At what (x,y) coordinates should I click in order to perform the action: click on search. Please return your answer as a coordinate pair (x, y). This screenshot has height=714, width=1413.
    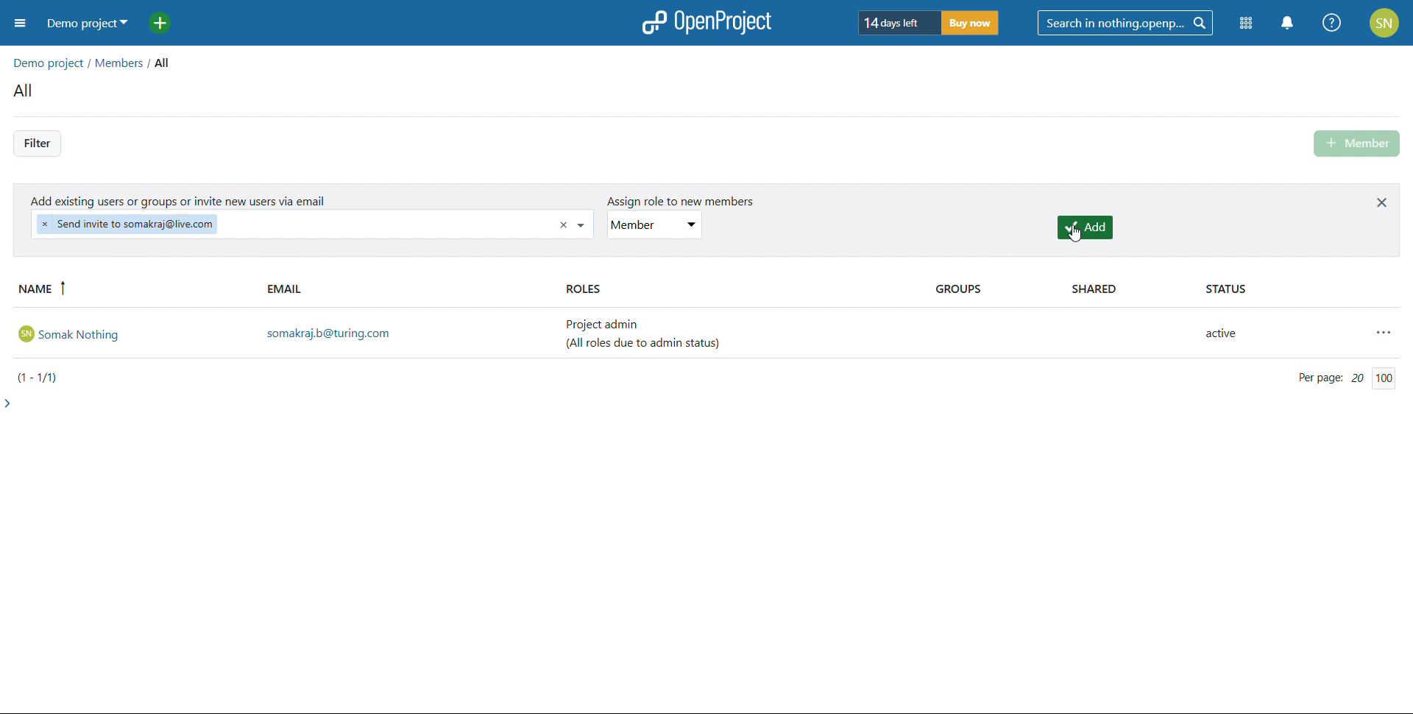
    Looking at the image, I should click on (1125, 23).